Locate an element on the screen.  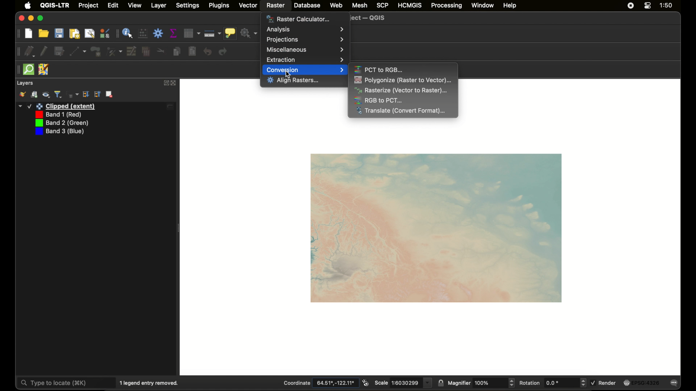
open layer styling panel is located at coordinates (22, 94).